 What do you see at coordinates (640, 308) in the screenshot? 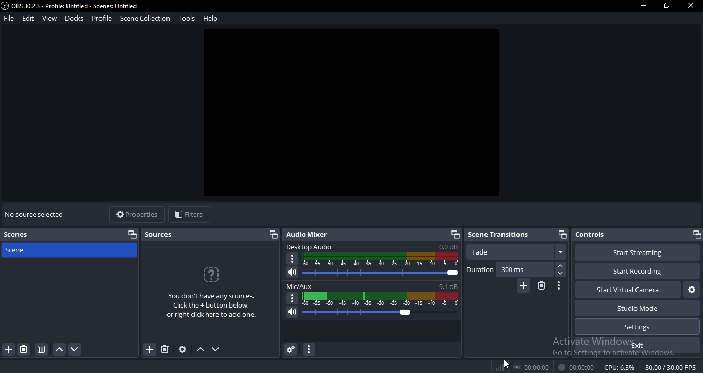
I see `studio` at bounding box center [640, 308].